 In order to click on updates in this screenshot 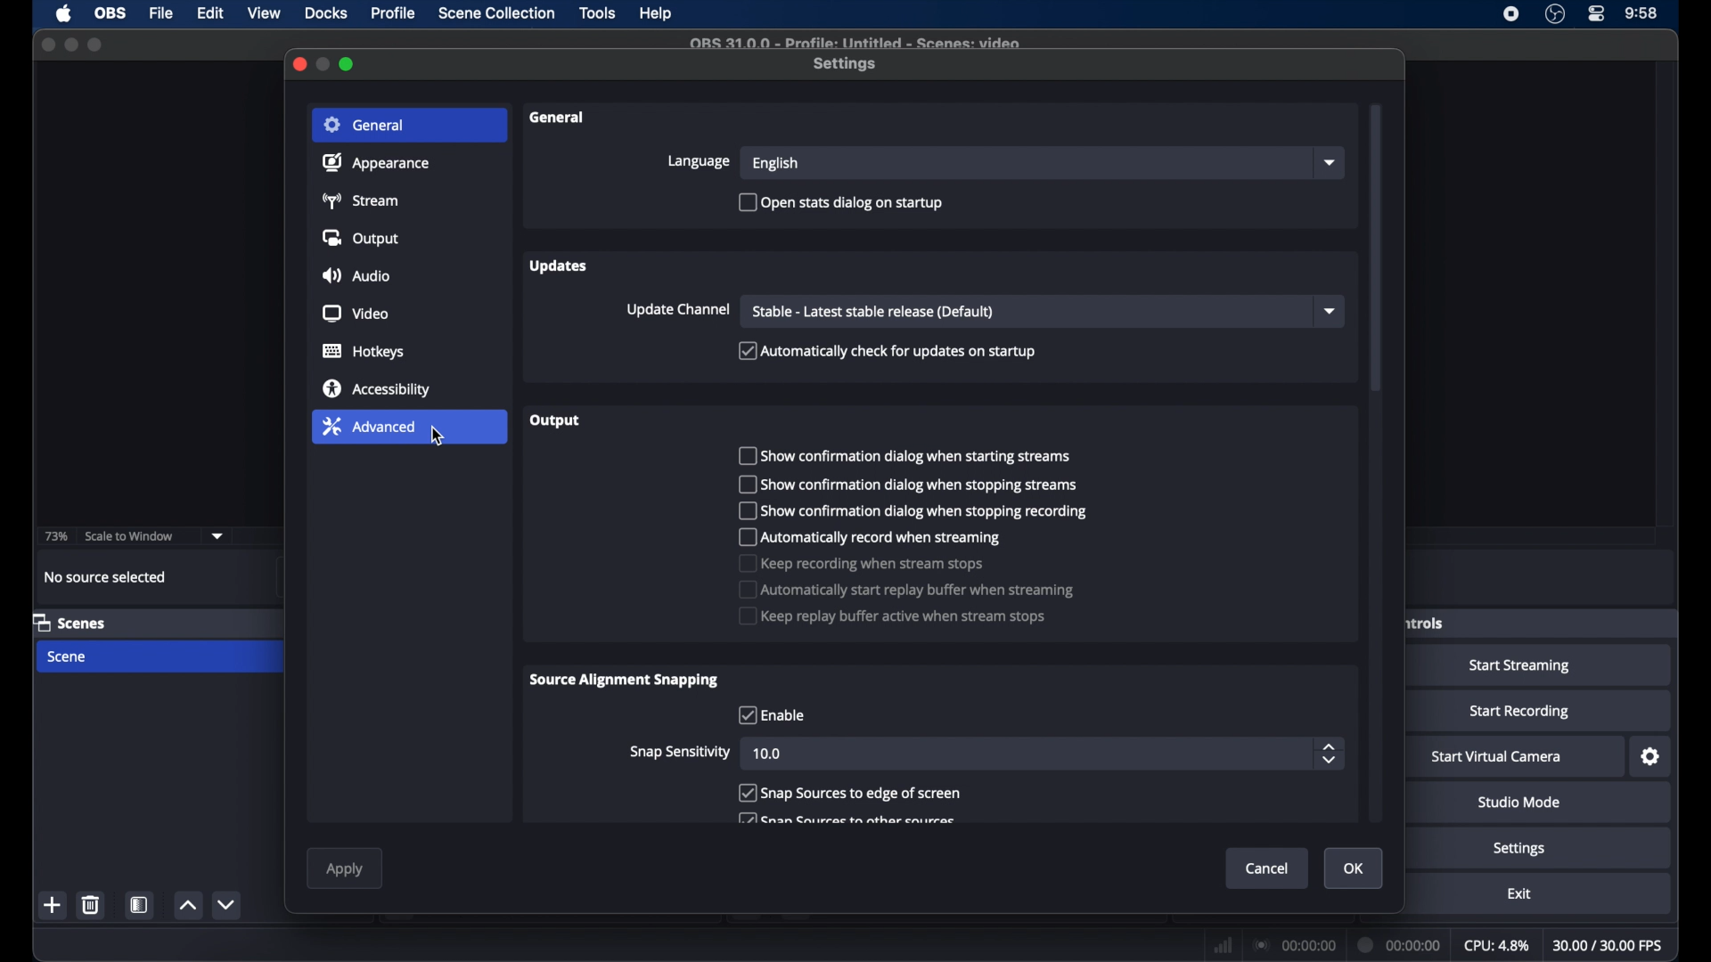, I will do `click(561, 266)`.